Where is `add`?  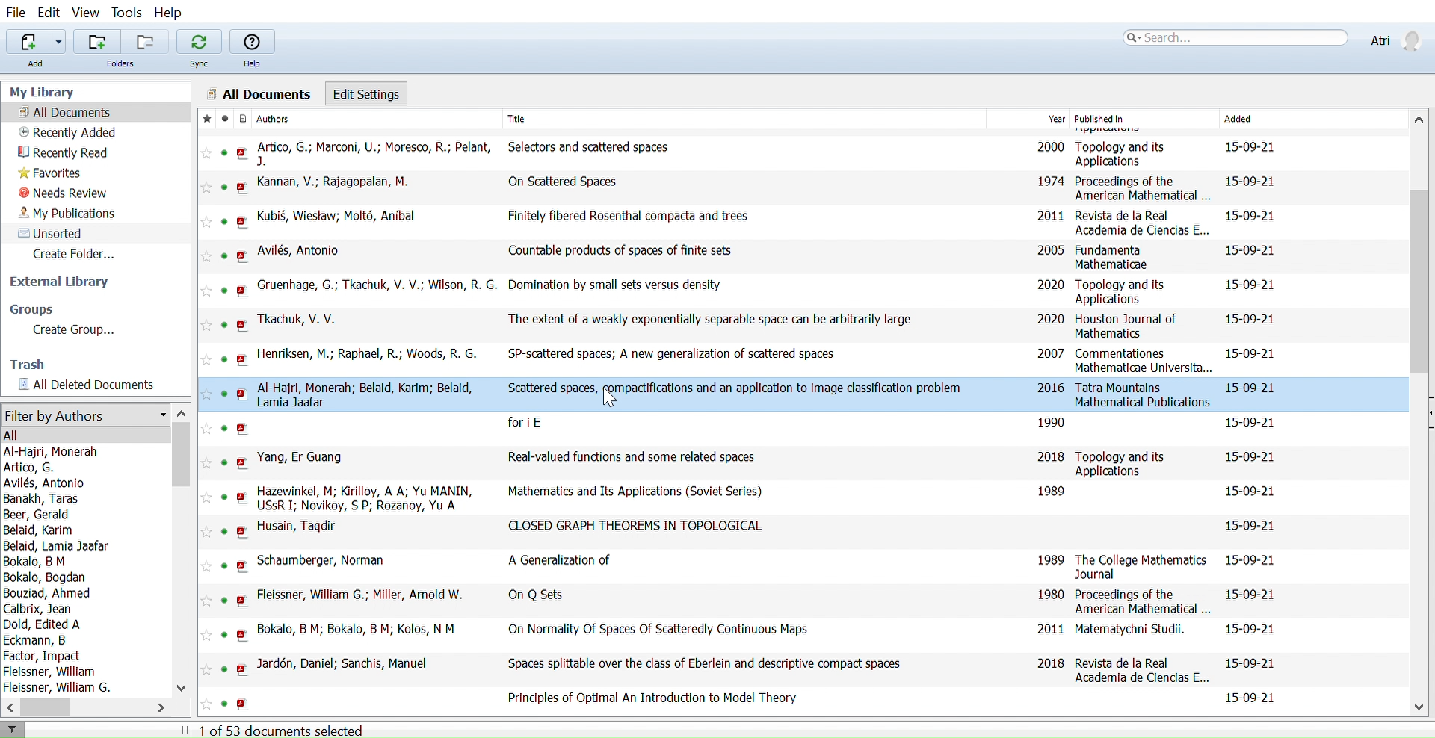 add is located at coordinates (46, 63).